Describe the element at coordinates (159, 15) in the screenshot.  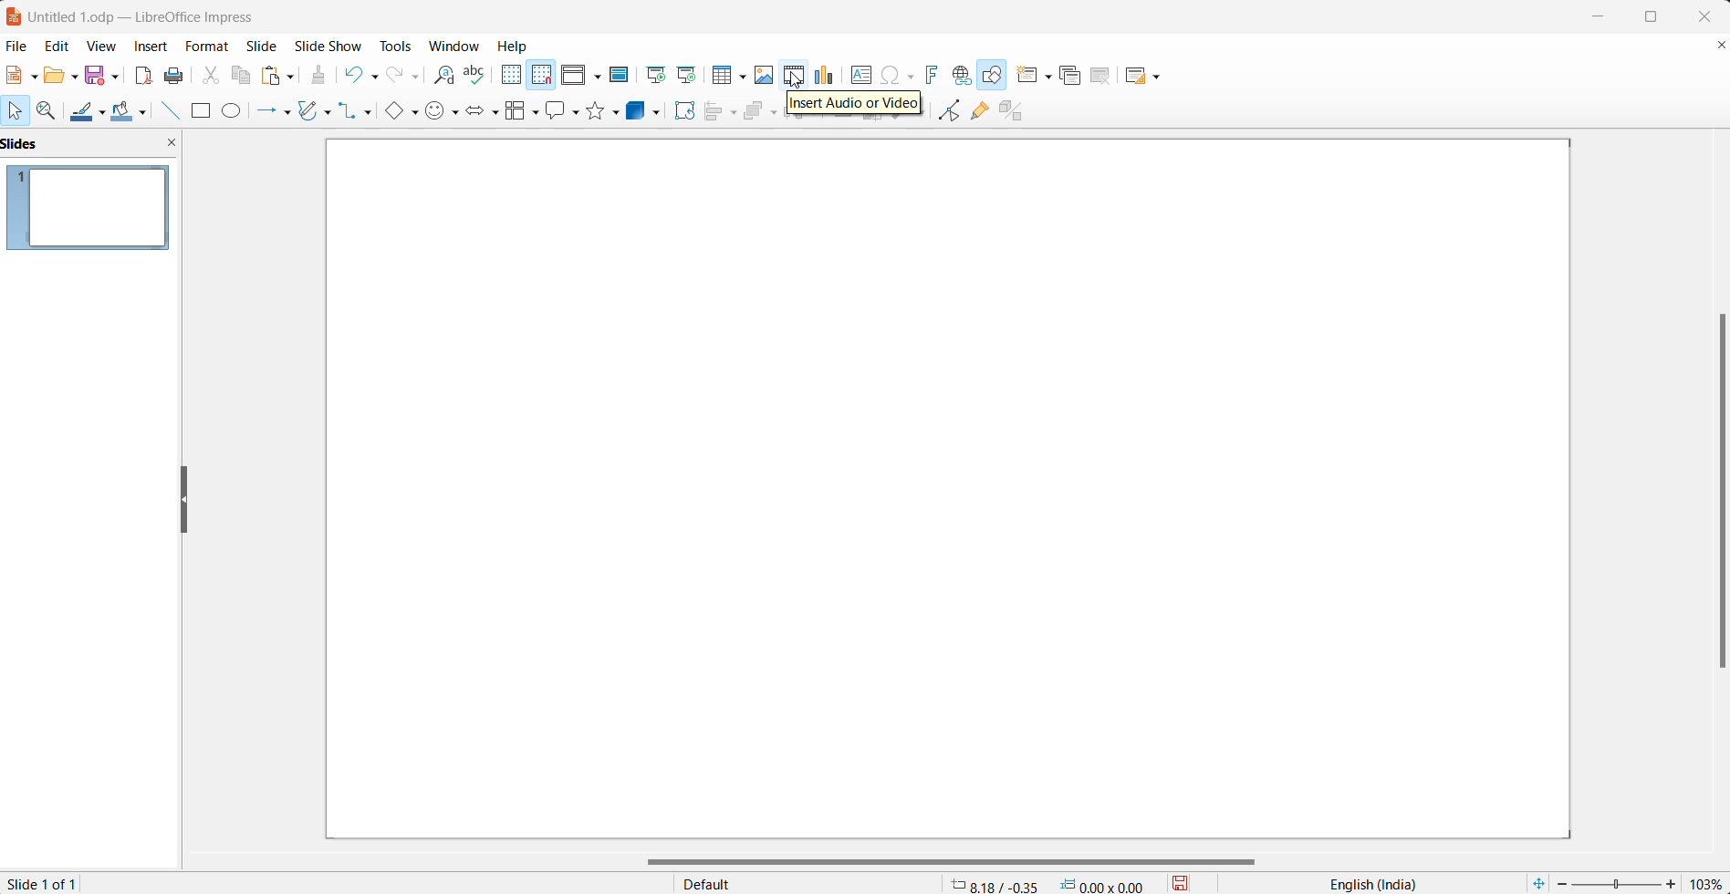
I see `File name and application` at that location.